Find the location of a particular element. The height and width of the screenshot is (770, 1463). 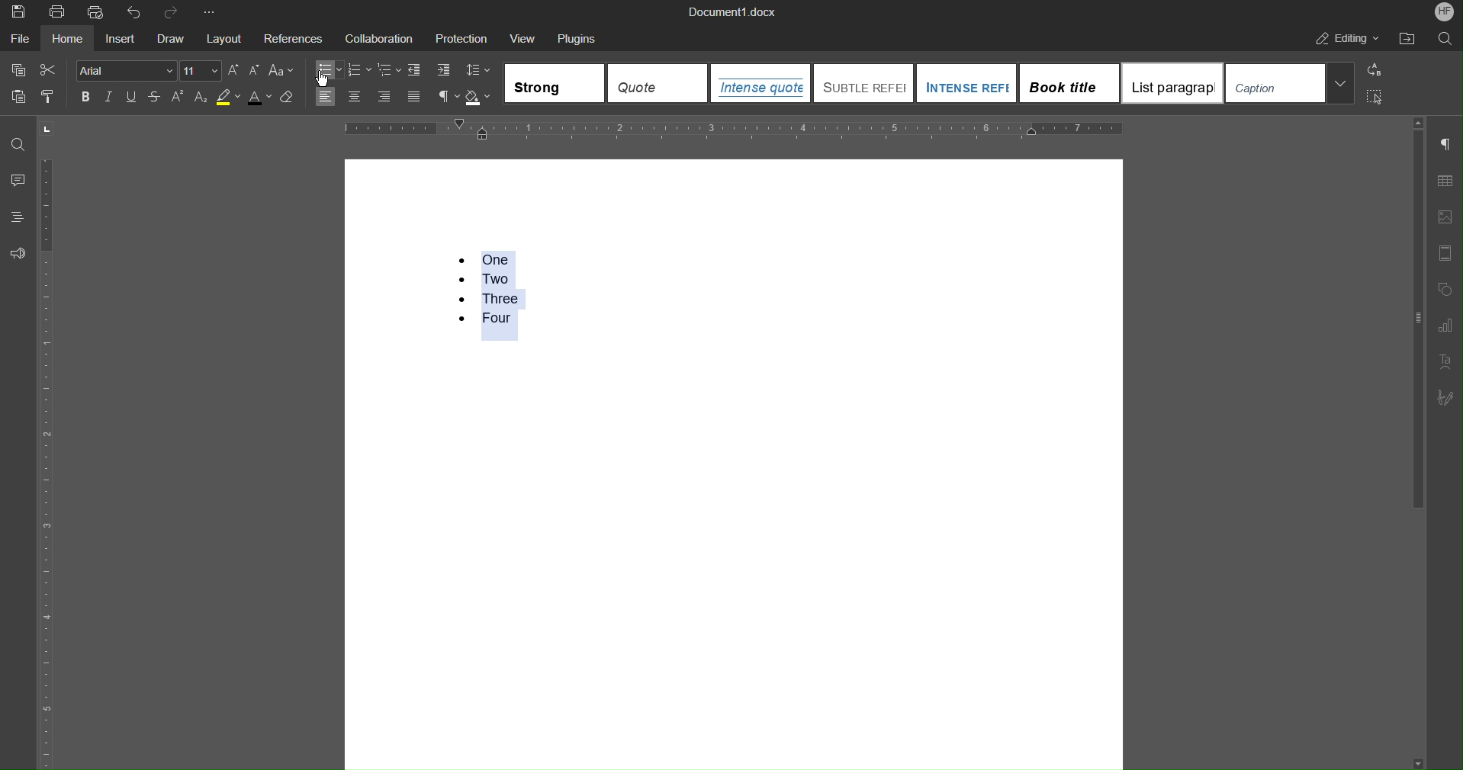

Intense Reference is located at coordinates (966, 82).